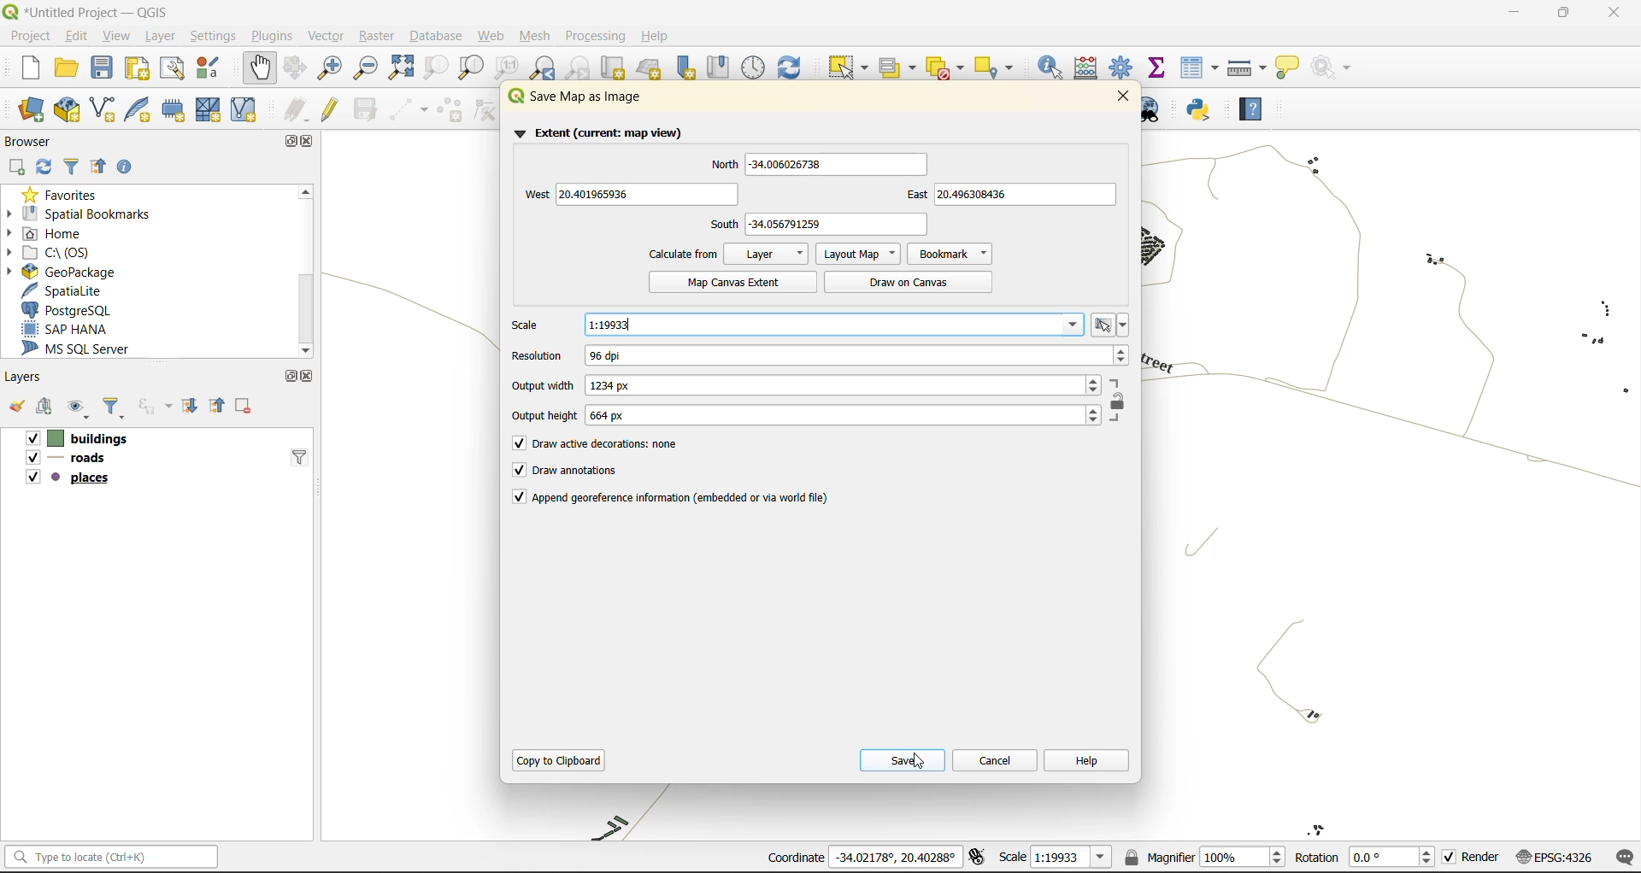  What do you see at coordinates (1010, 196) in the screenshot?
I see `east` at bounding box center [1010, 196].